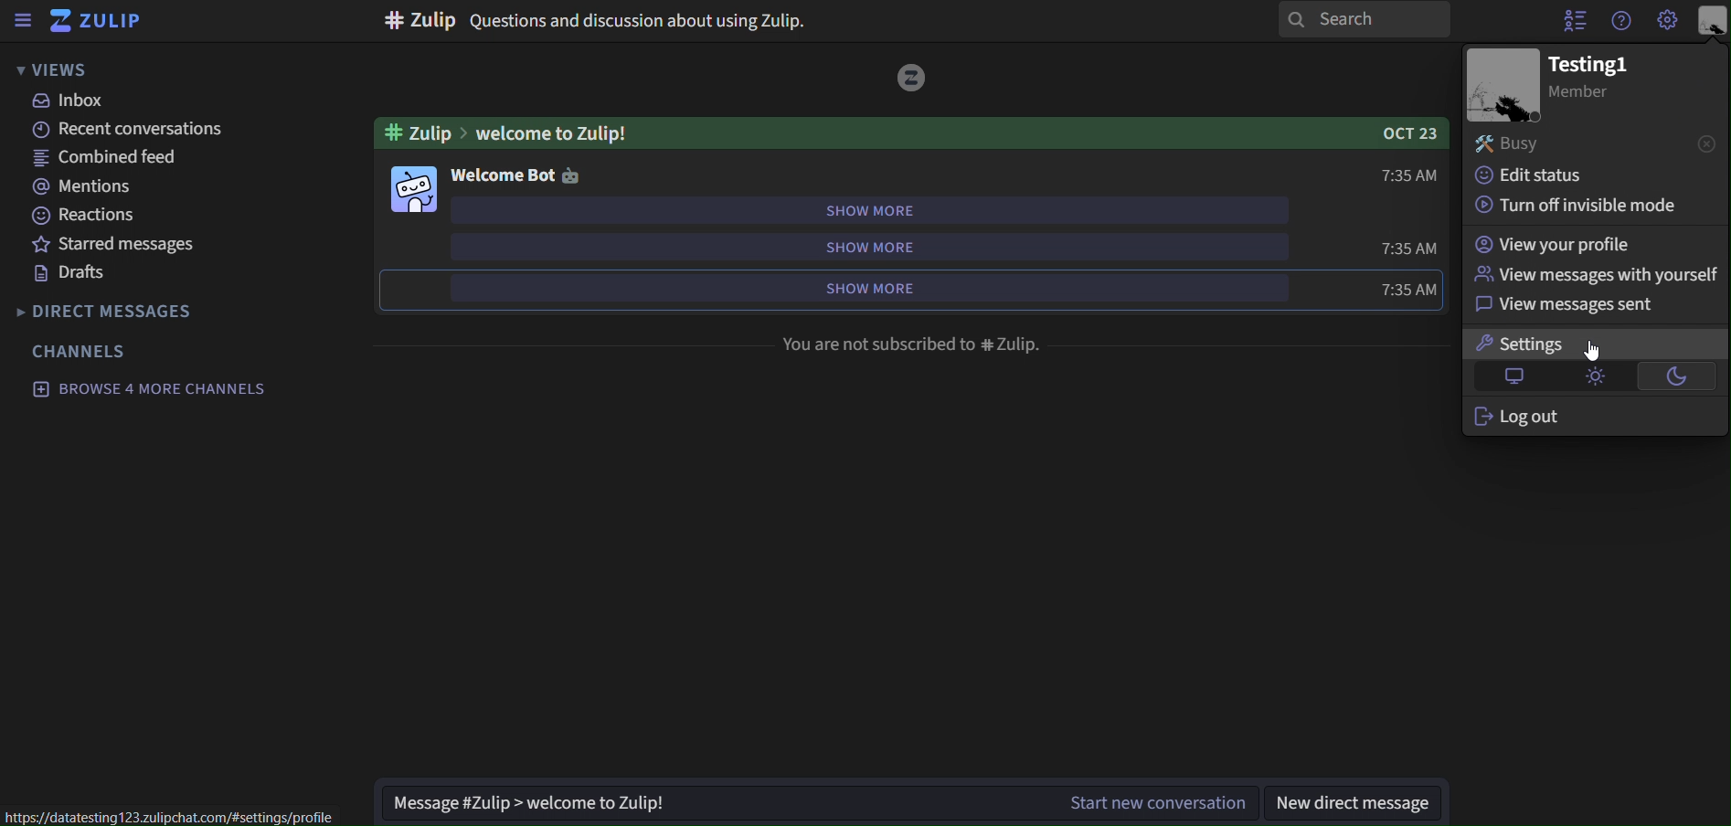 The image size is (1731, 826). Describe the element at coordinates (105, 22) in the screenshot. I see `zulip` at that location.